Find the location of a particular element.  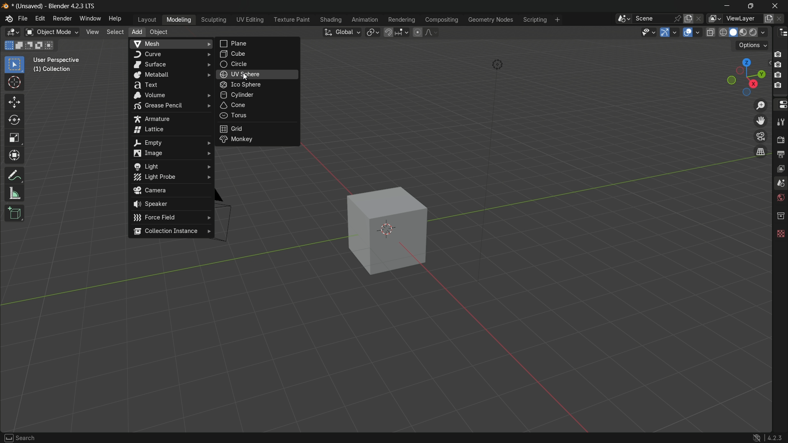

switch the current view is located at coordinates (760, 151).